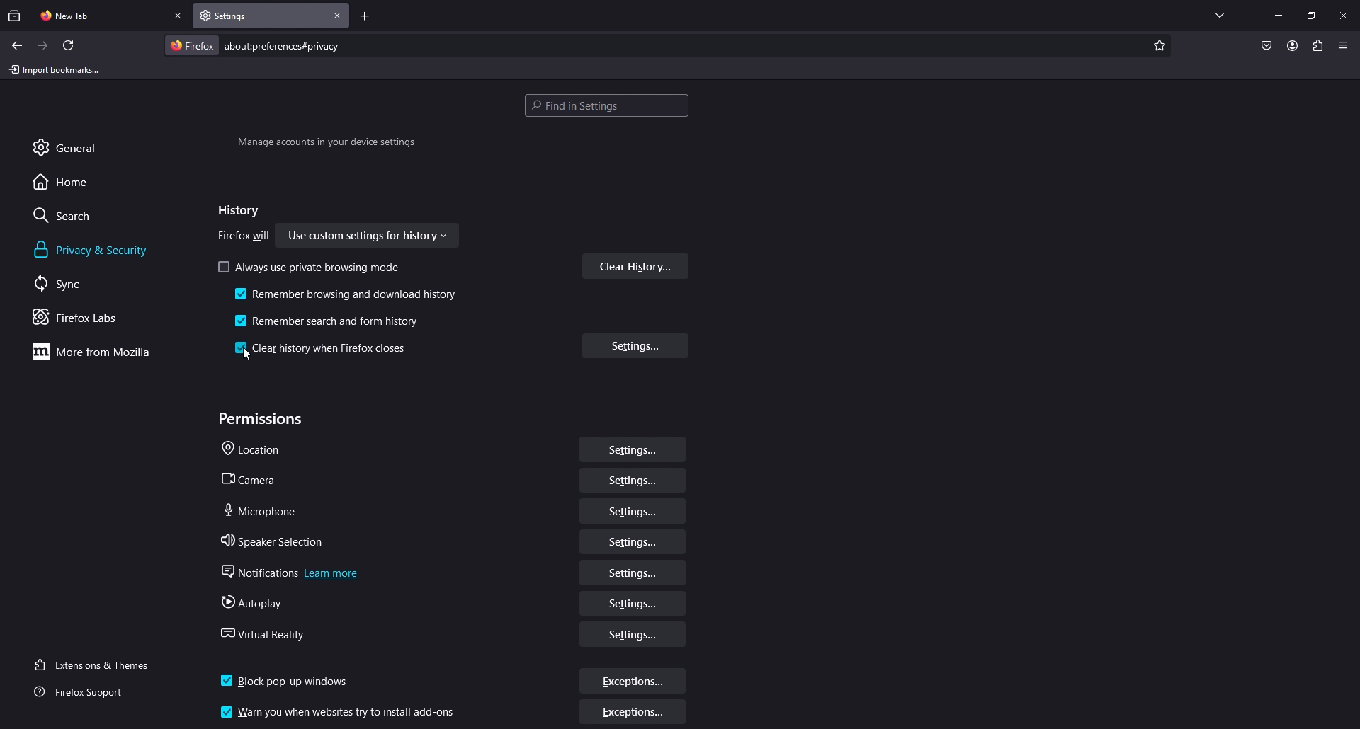  I want to click on settings, so click(632, 603).